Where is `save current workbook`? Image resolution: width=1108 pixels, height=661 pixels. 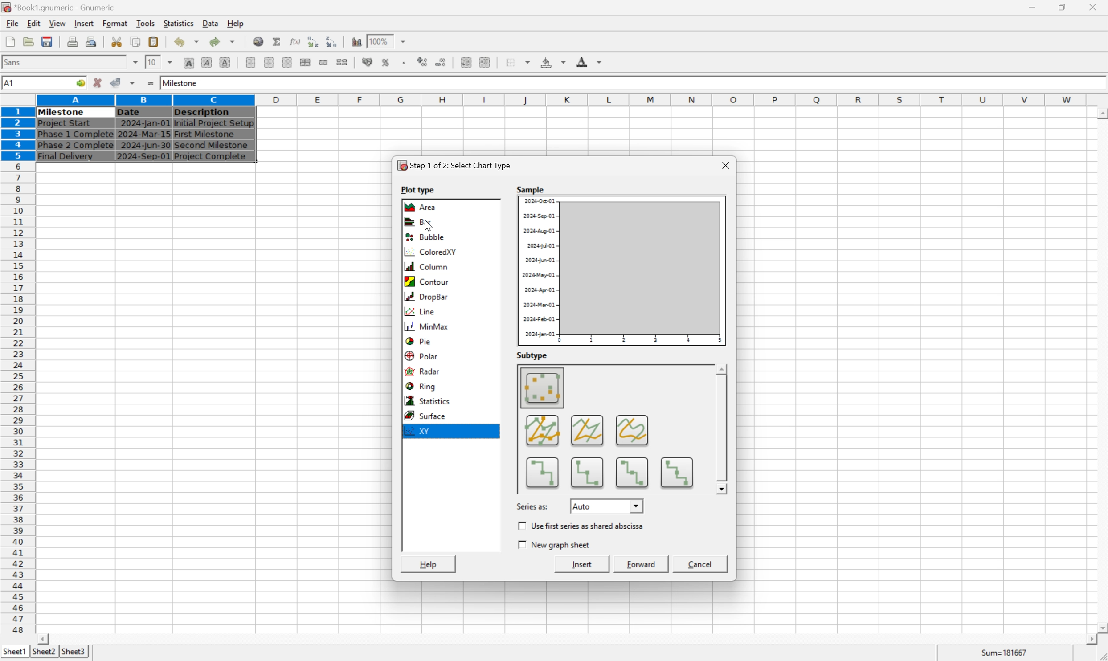 save current workbook is located at coordinates (47, 42).